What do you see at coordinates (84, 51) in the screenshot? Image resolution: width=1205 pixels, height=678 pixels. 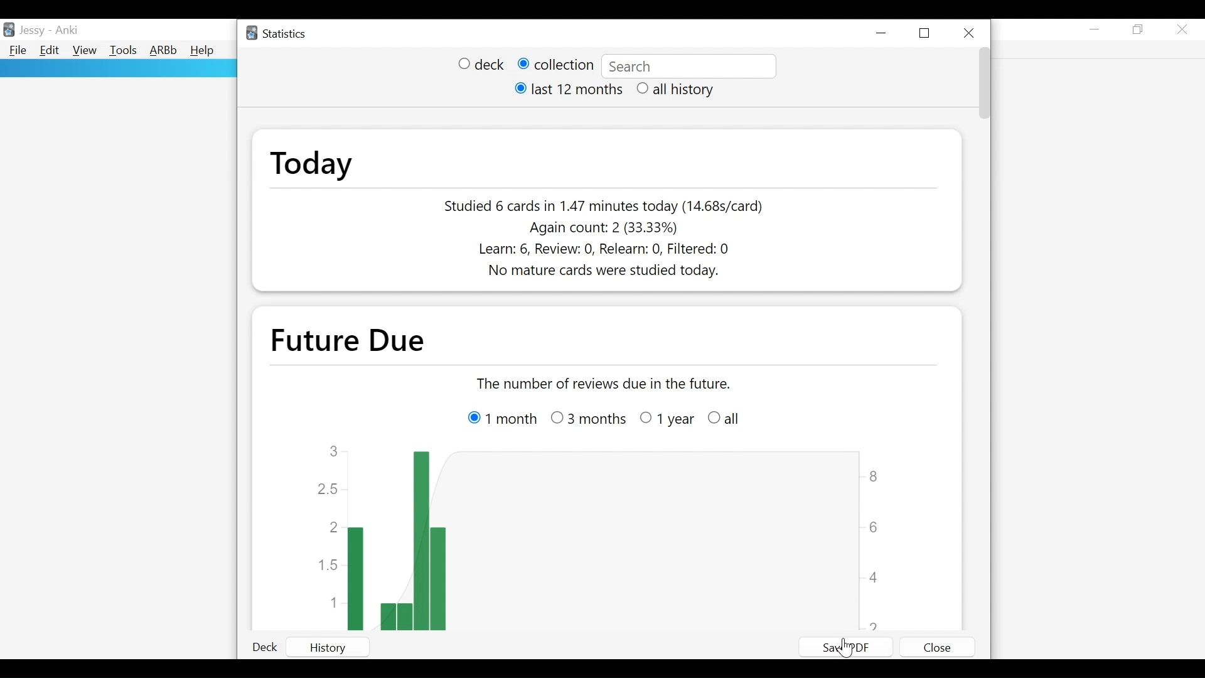 I see `View` at bounding box center [84, 51].